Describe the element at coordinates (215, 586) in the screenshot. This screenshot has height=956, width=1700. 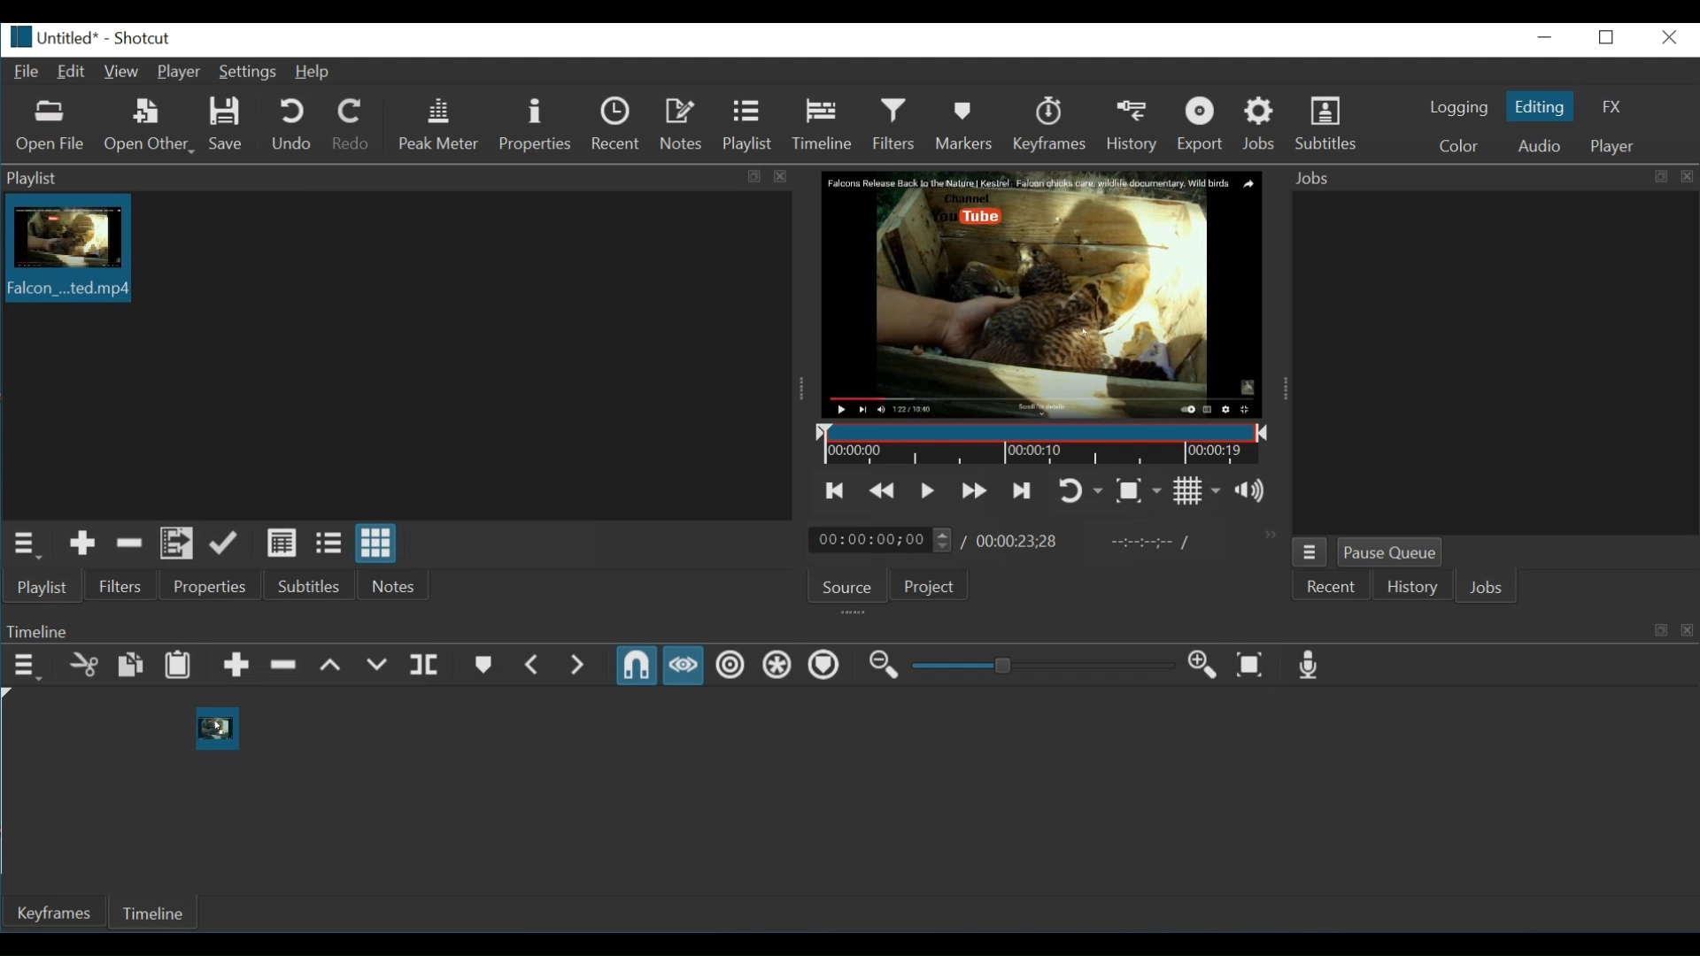
I see `Properties` at that location.